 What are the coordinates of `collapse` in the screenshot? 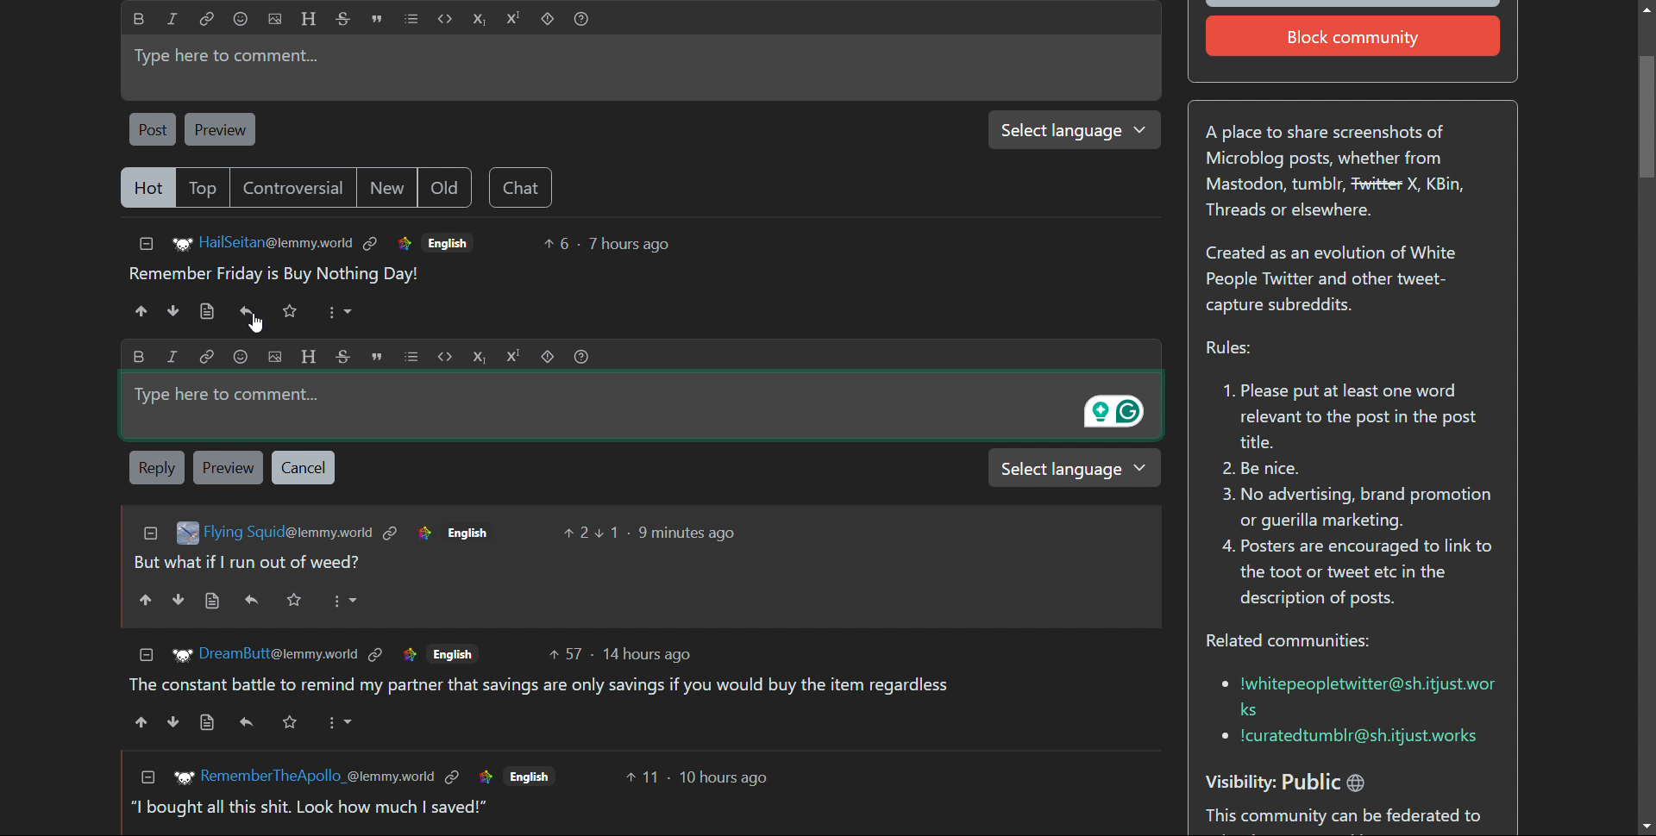 It's located at (151, 532).